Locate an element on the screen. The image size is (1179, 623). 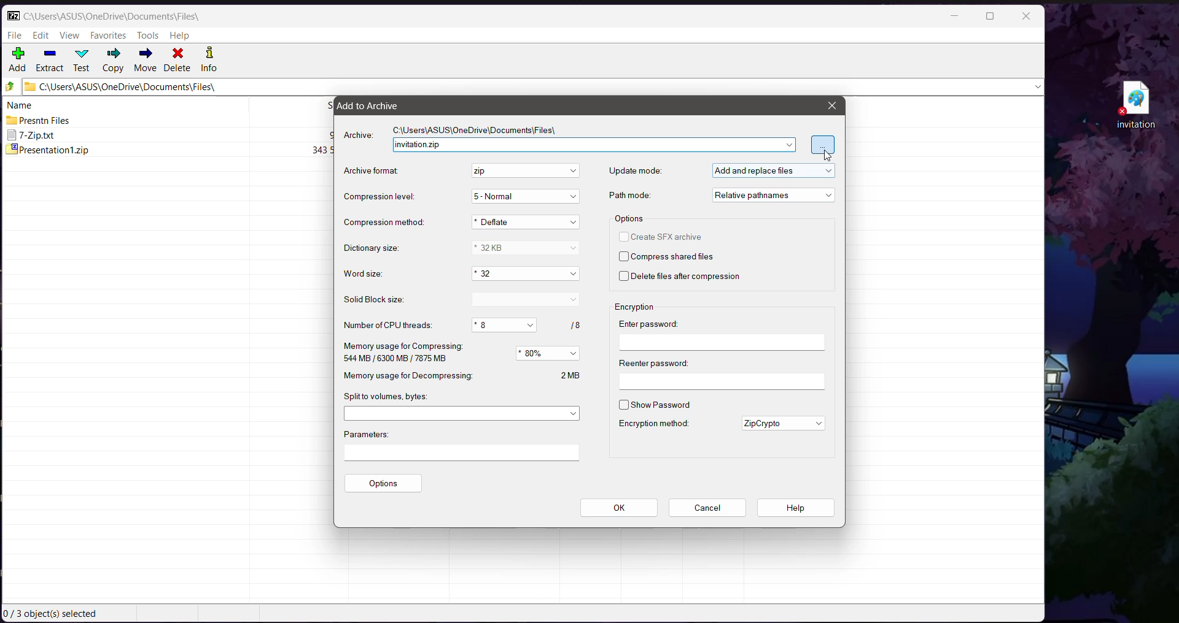
Set the Compression method is located at coordinates (527, 222).